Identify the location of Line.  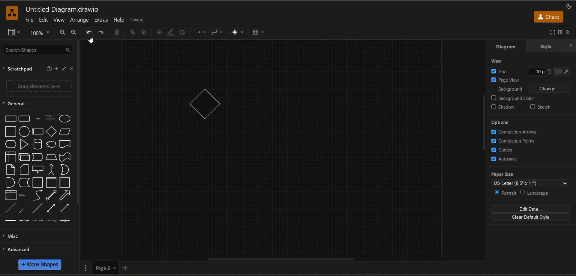
(38, 208).